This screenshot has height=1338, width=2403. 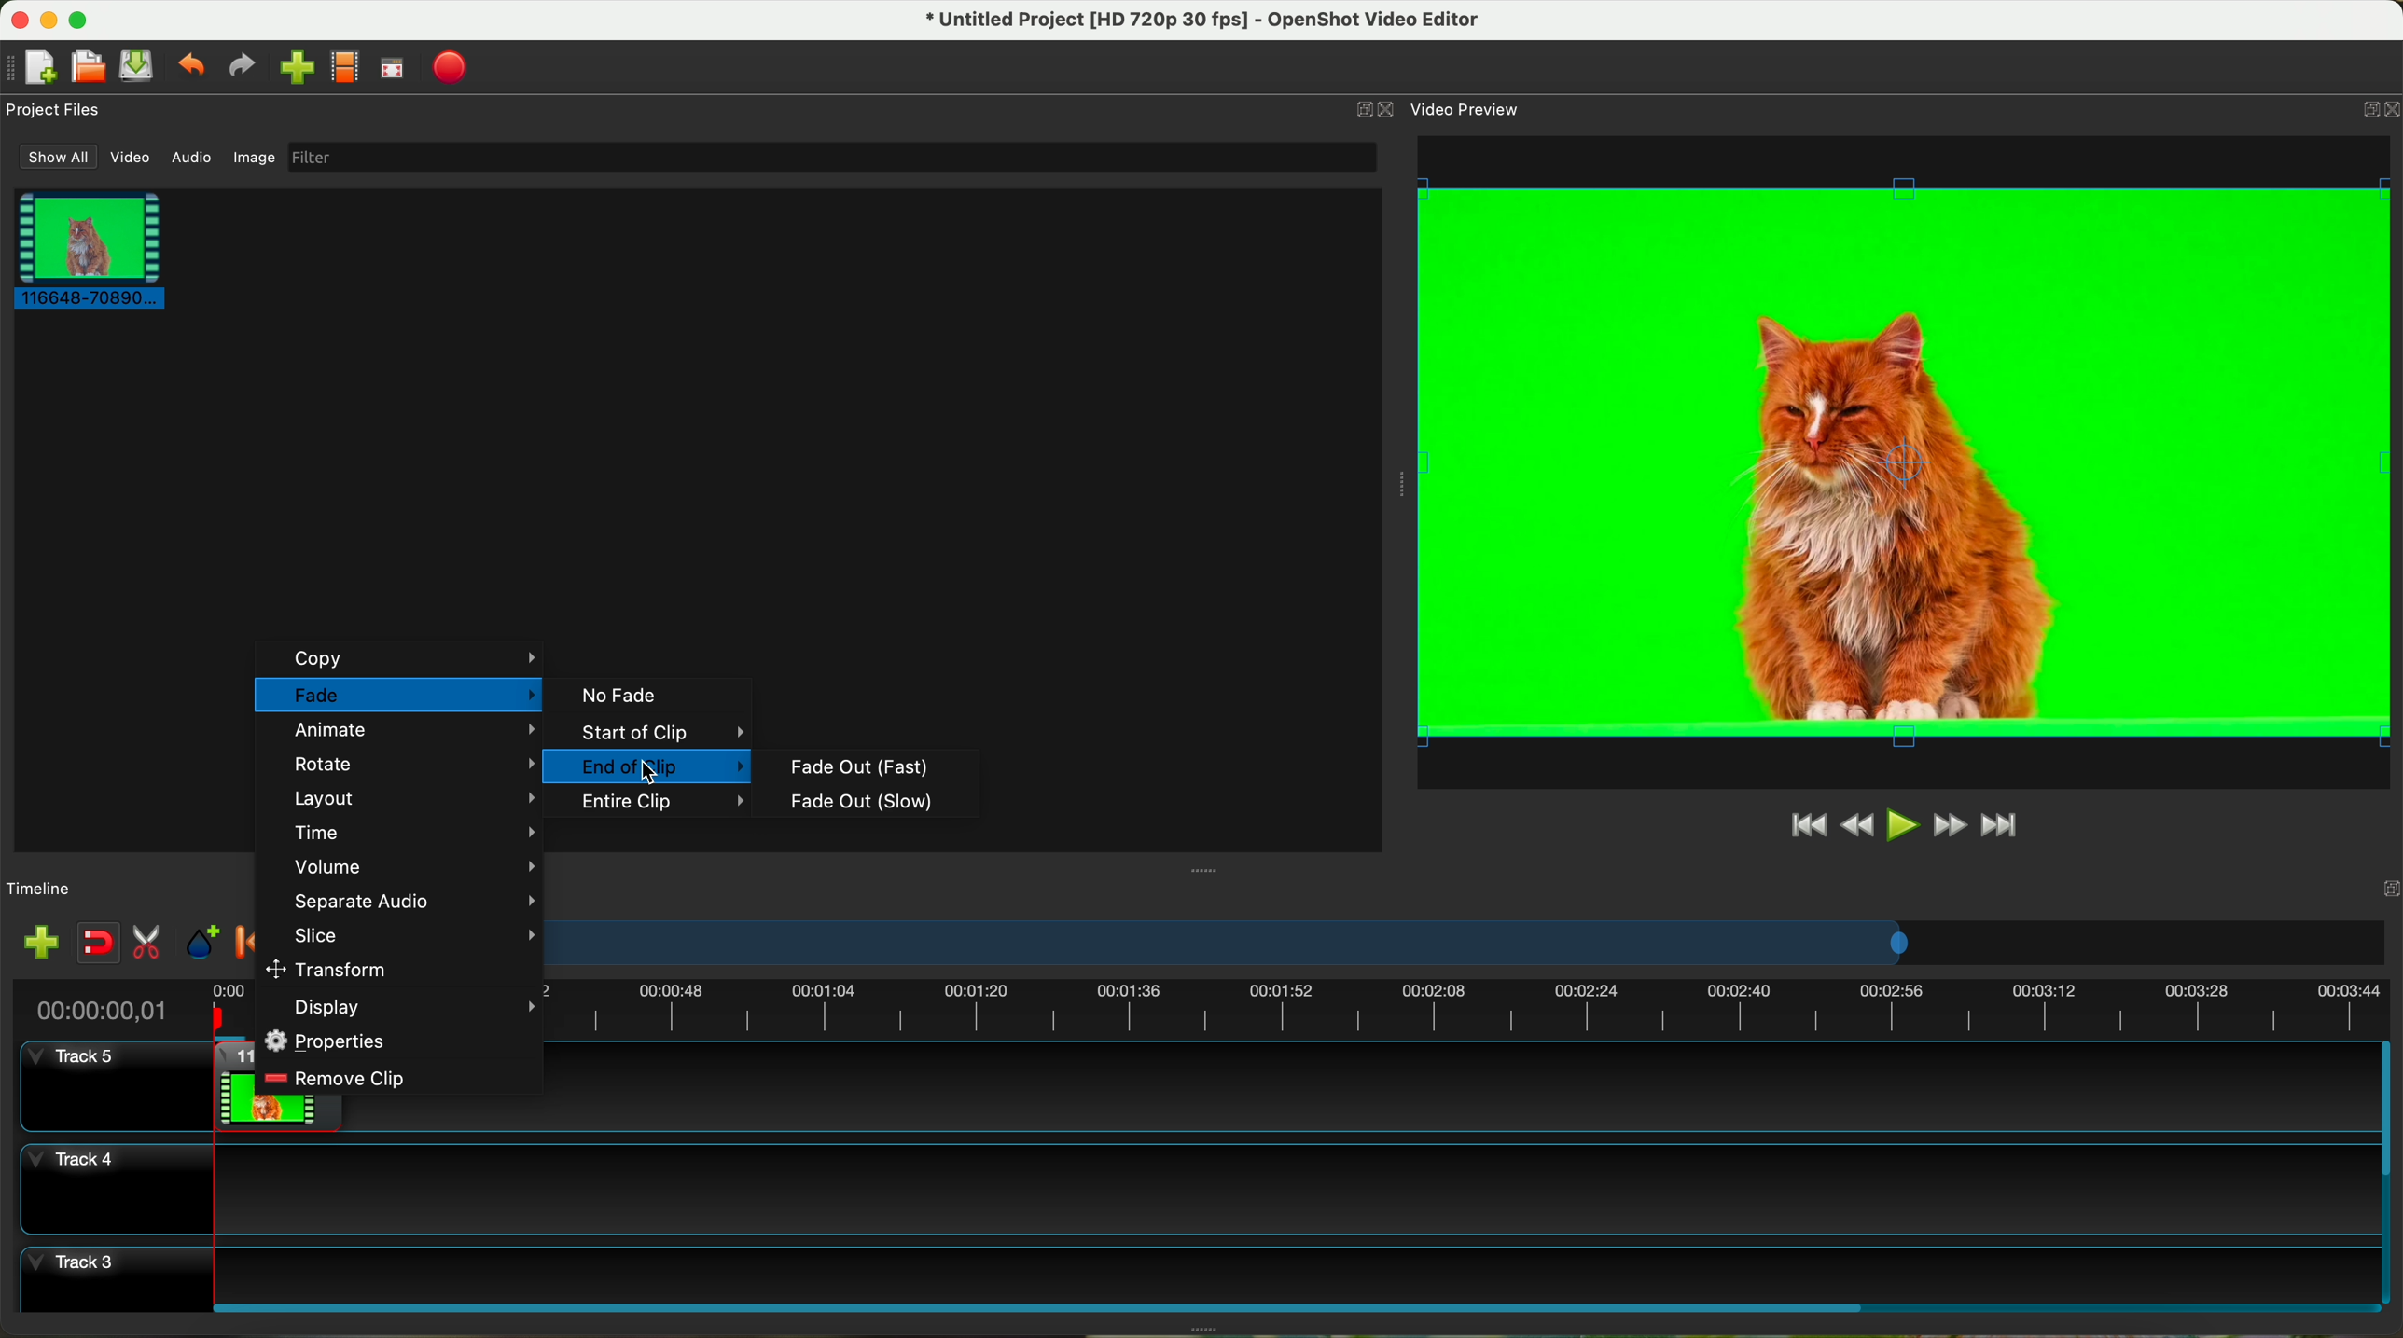 I want to click on click on import file, so click(x=292, y=61).